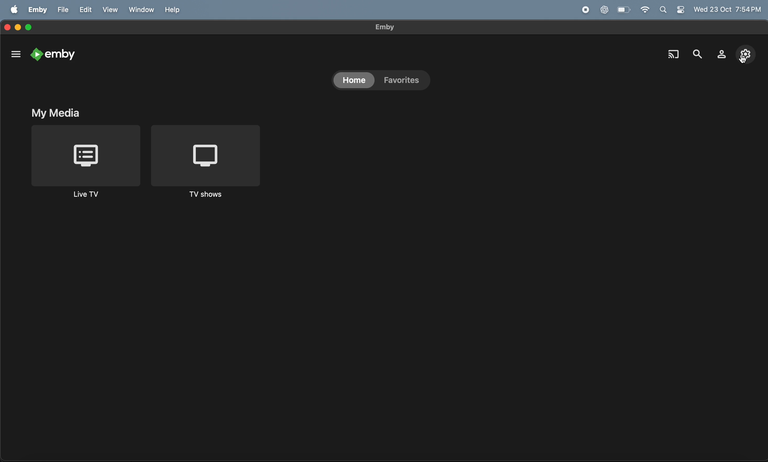  Describe the element at coordinates (672, 9) in the screenshot. I see `apple widgets` at that location.